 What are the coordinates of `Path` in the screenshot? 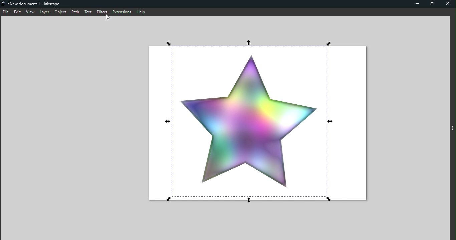 It's located at (75, 12).